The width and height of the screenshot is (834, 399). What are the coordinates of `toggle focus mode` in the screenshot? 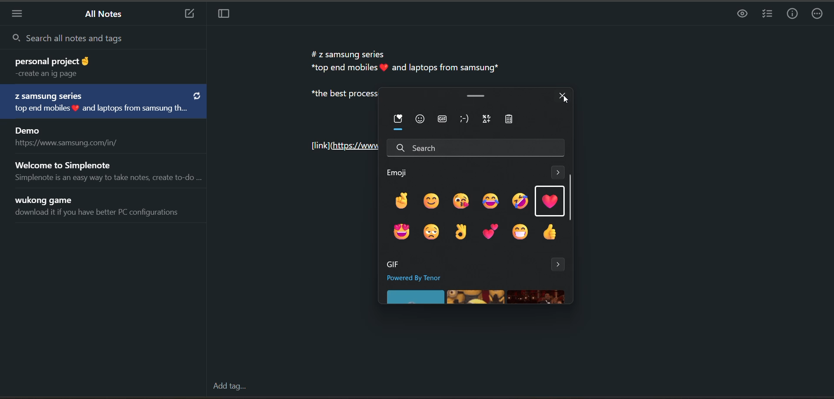 It's located at (228, 15).